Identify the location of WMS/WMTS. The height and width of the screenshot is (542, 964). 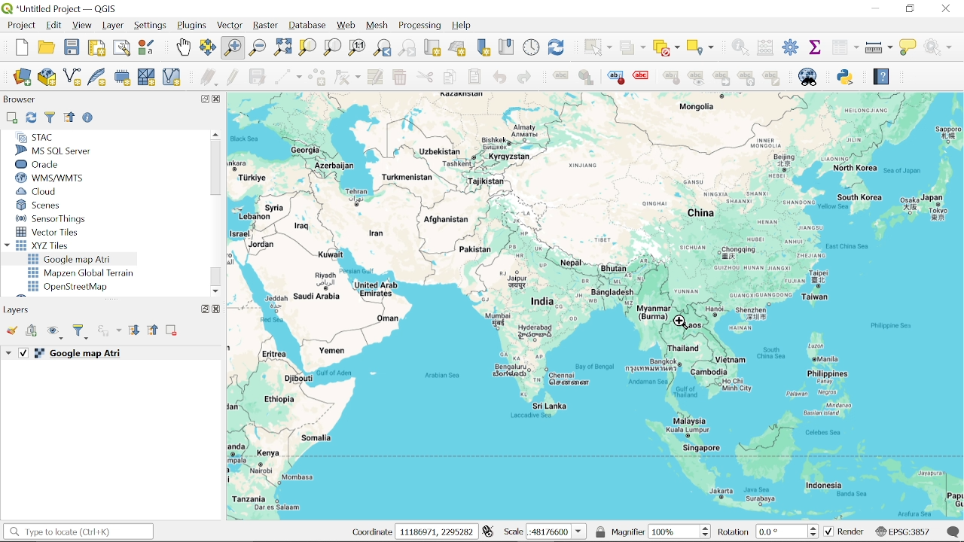
(50, 178).